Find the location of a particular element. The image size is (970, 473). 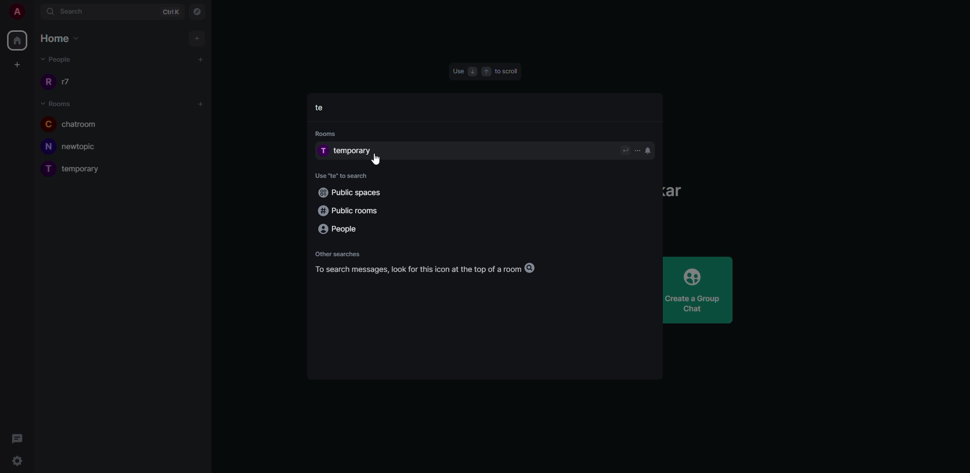

bell is located at coordinates (650, 150).